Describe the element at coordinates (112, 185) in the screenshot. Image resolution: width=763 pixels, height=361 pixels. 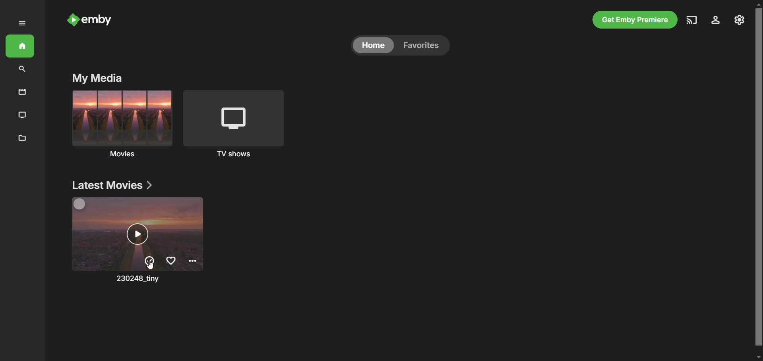
I see `latest movies` at that location.